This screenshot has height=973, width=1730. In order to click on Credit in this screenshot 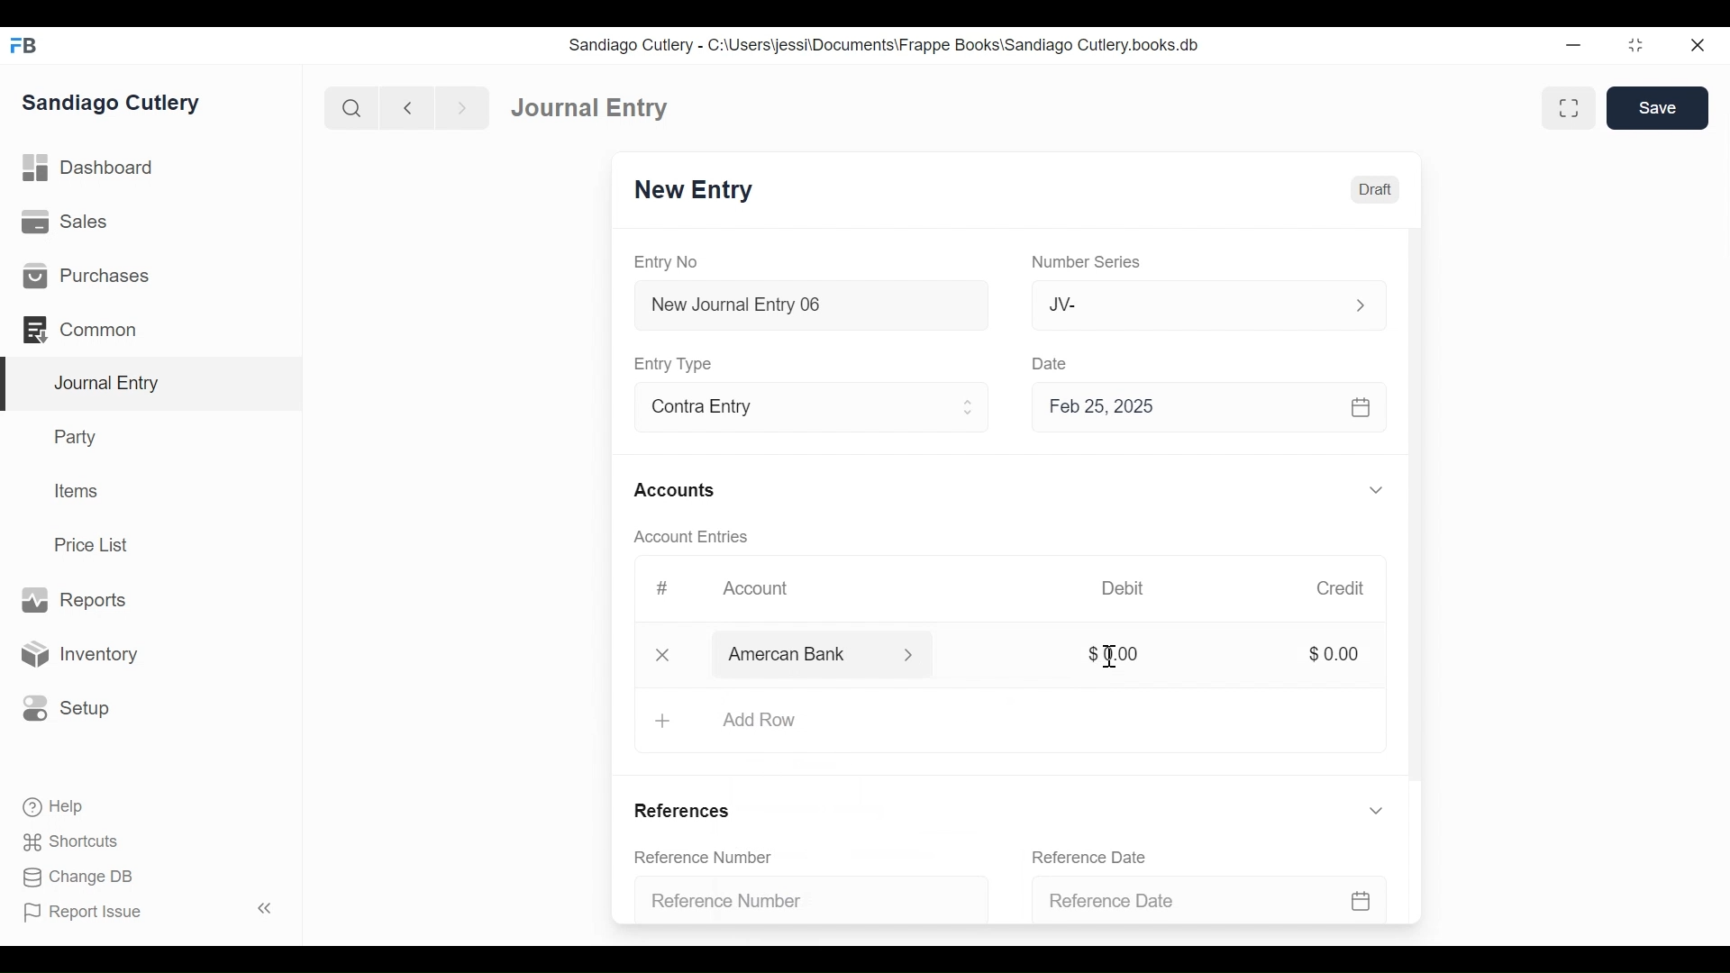, I will do `click(1339, 588)`.